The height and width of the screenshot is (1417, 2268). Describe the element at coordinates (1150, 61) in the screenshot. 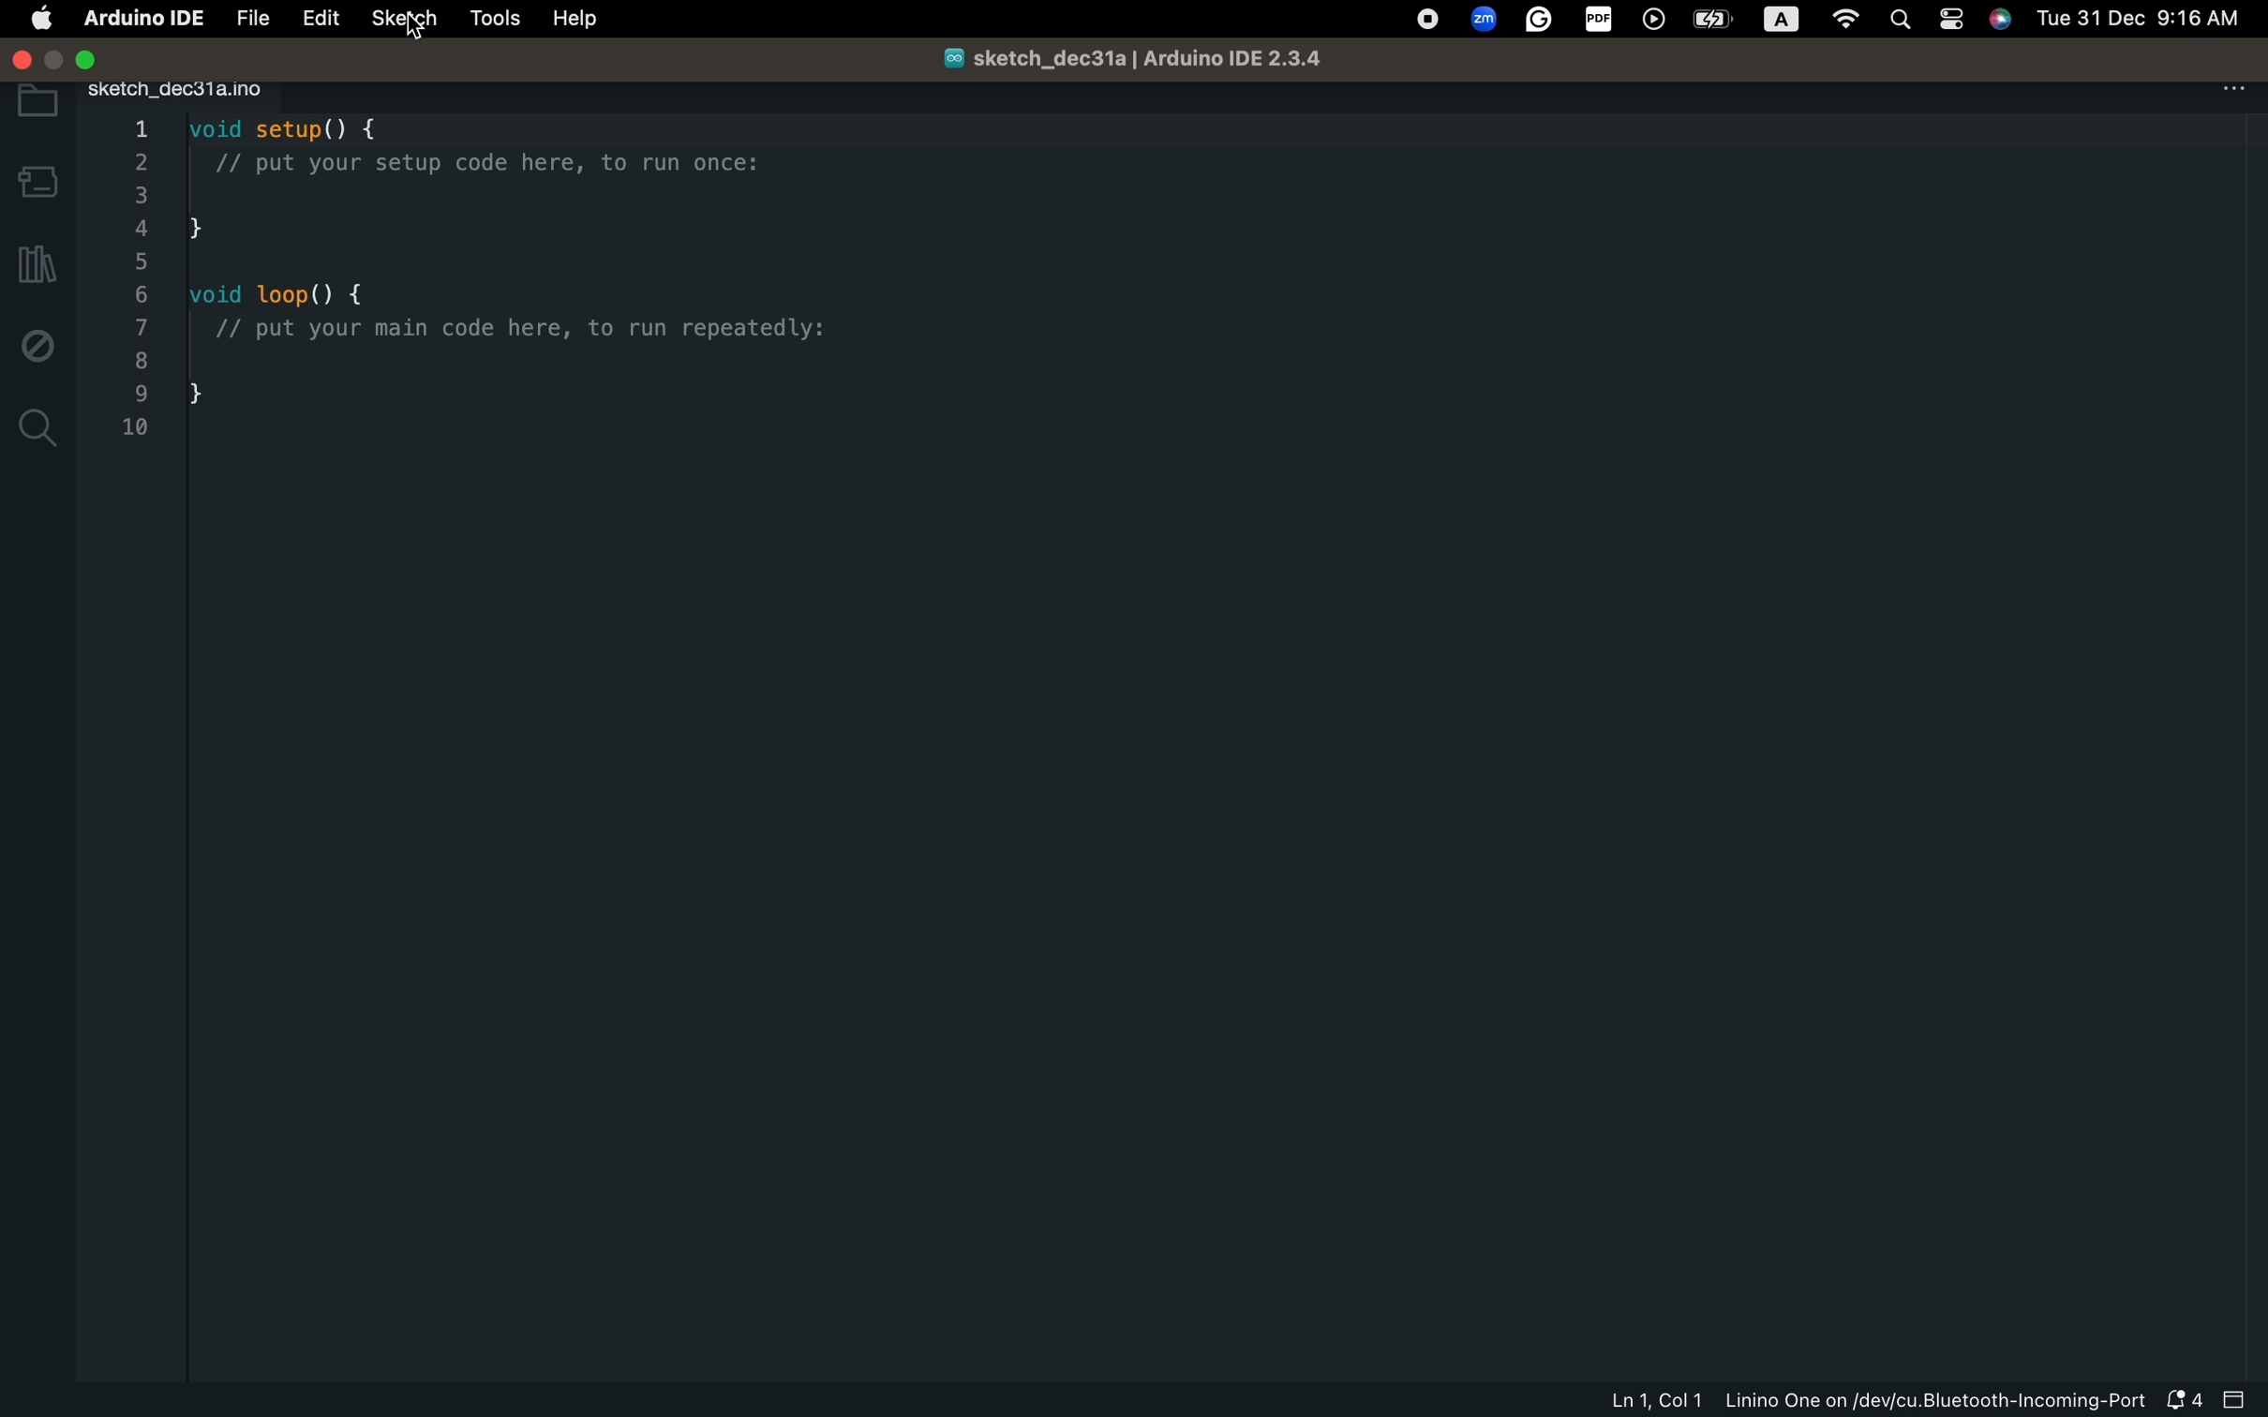

I see `file name` at that location.